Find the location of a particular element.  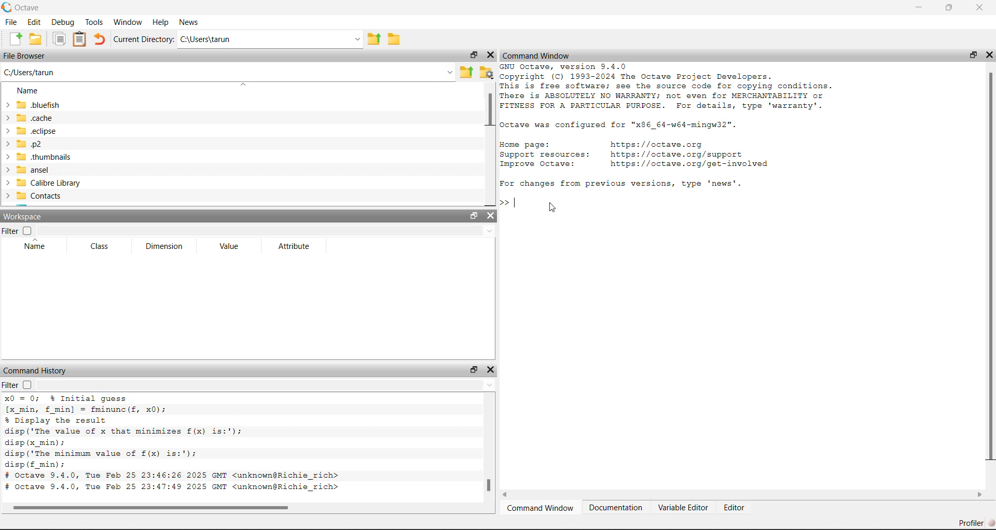

Left is located at coordinates (507, 495).